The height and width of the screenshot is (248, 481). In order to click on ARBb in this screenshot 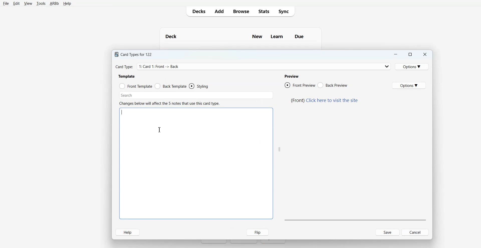, I will do `click(54, 4)`.